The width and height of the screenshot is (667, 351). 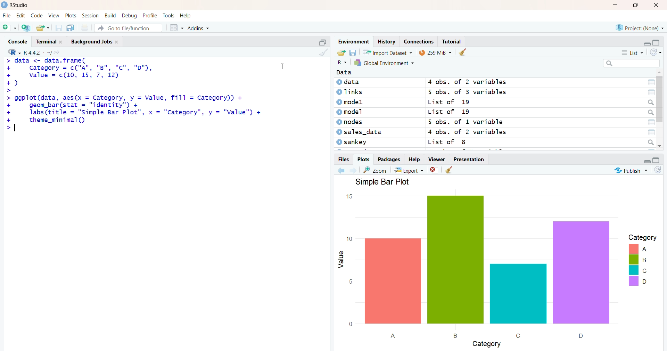 What do you see at coordinates (494, 109) in the screenshot?
I see `Data - Data© data 4 obs. of 2 variables© Tinks 5 obs. of 3 variables© model List of 19© model List of 19© nodes 5 obs. of 1 variable© sales_data 4 obs. of 2 variables© sankey List of 8` at bounding box center [494, 109].